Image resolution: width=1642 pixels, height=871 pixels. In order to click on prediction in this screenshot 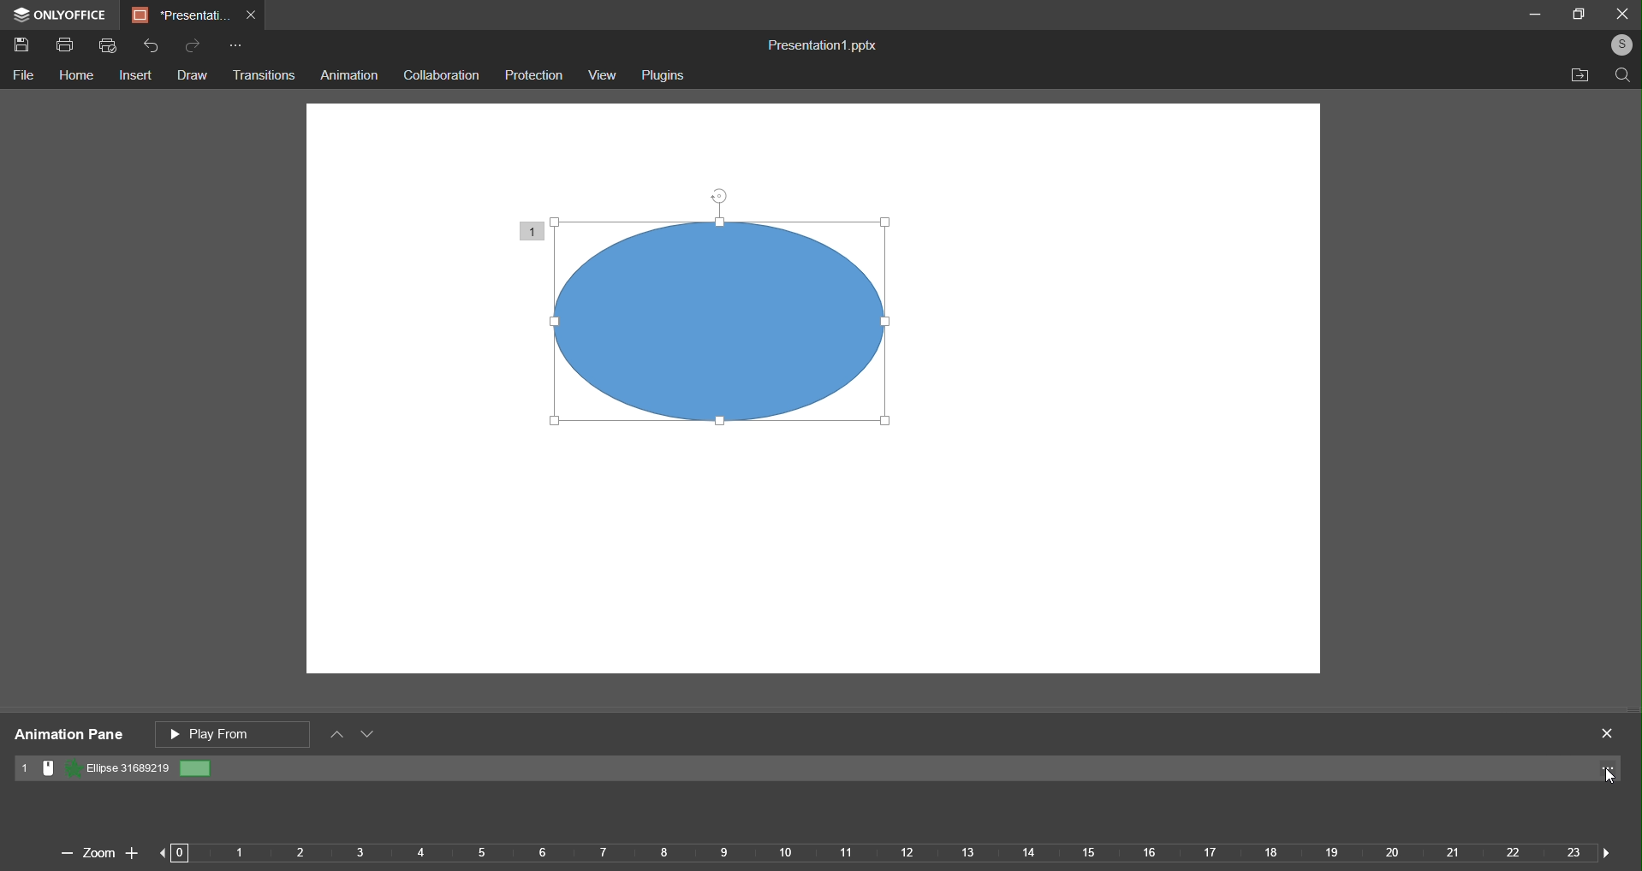, I will do `click(534, 74)`.